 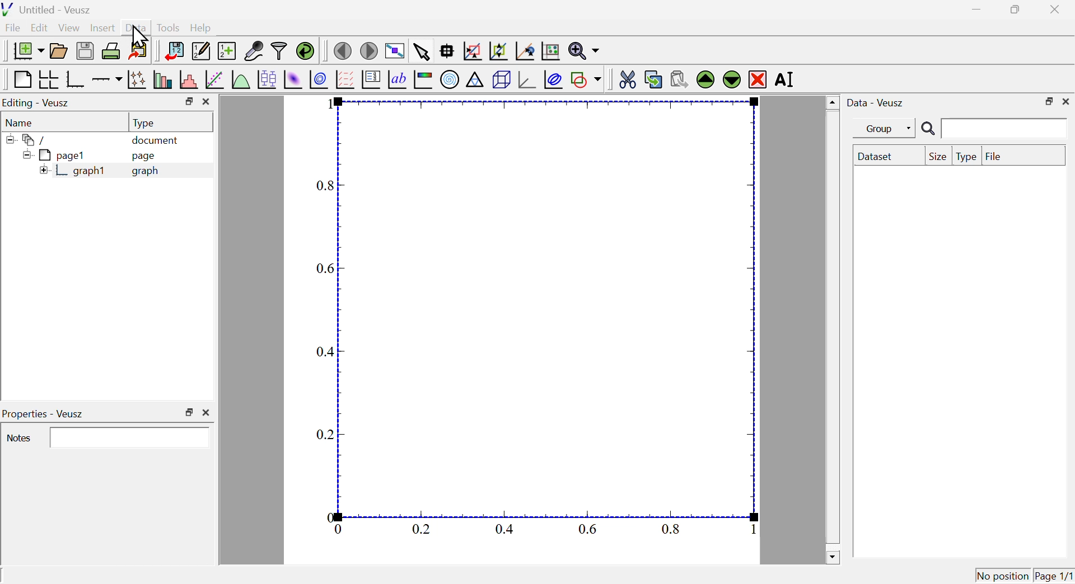 What do you see at coordinates (173, 51) in the screenshot?
I see `import data into veusz` at bounding box center [173, 51].